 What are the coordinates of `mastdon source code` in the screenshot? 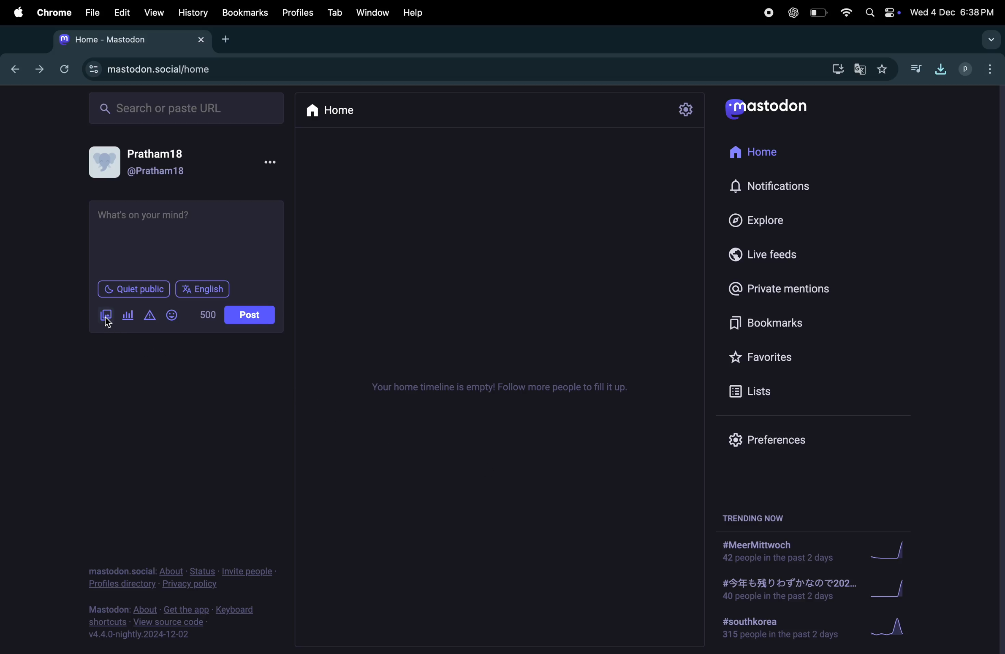 It's located at (176, 621).